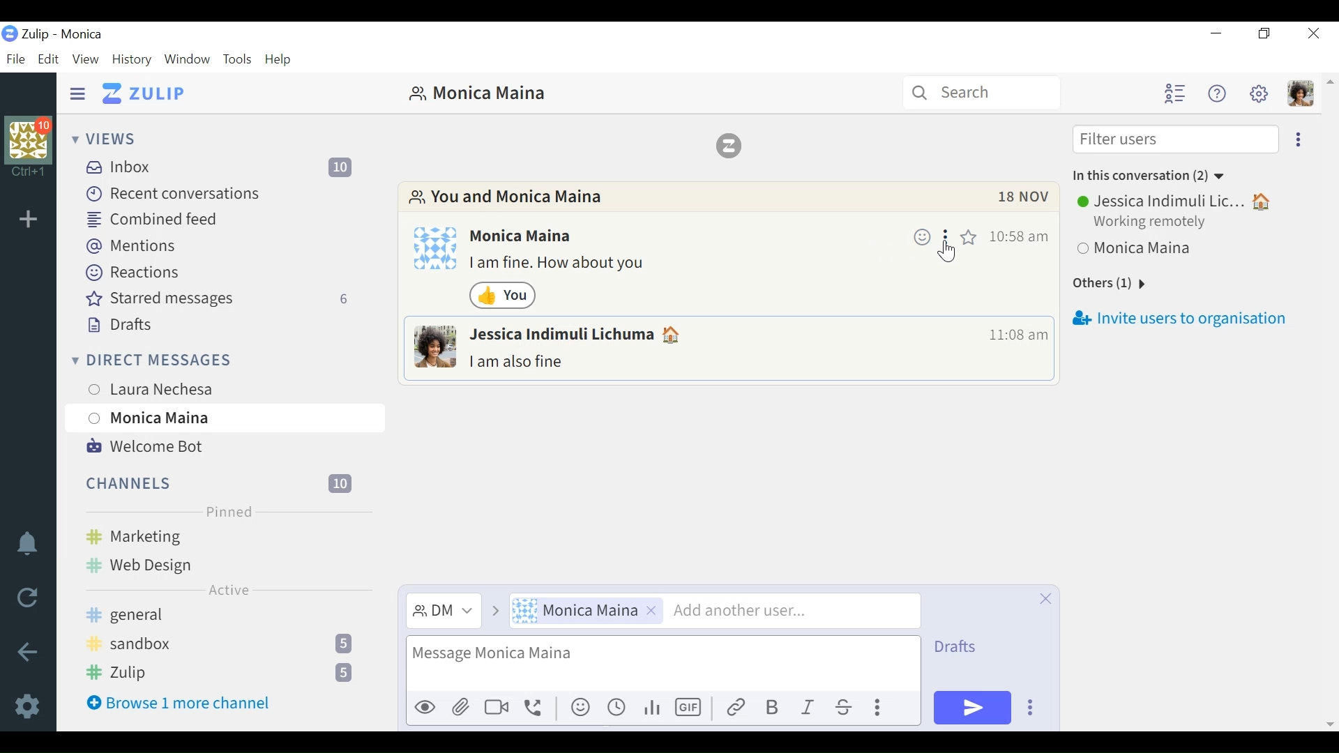 The width and height of the screenshot is (1339, 753). I want to click on Marketing, so click(224, 535).